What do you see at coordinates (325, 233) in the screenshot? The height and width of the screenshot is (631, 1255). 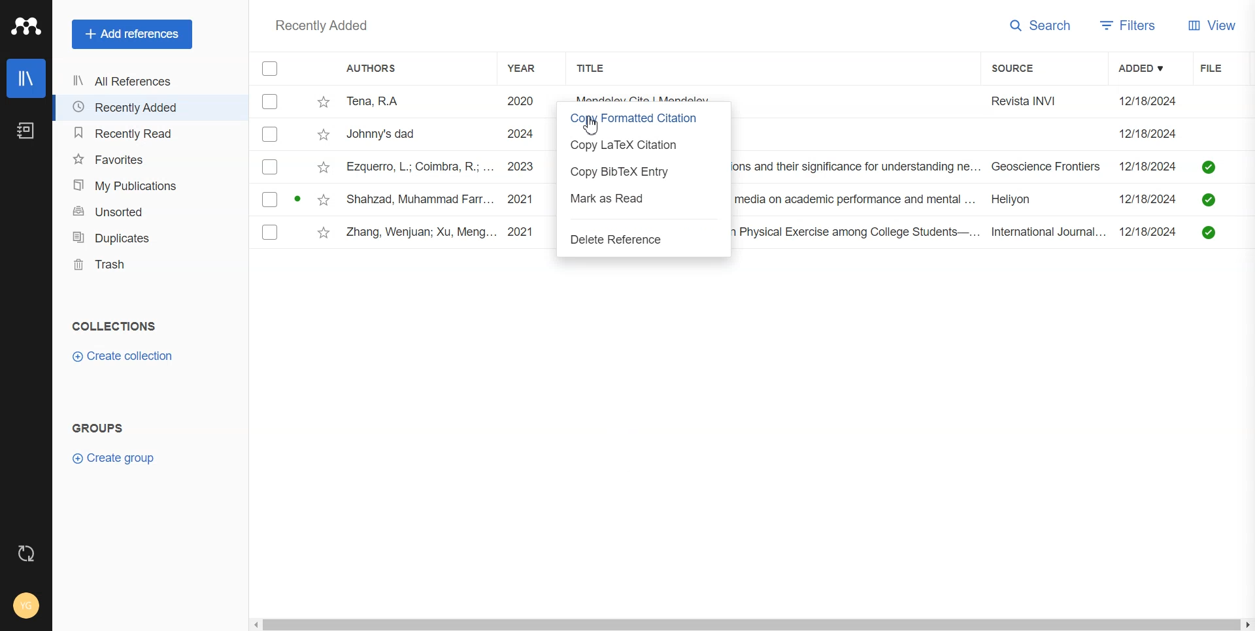 I see `Star` at bounding box center [325, 233].